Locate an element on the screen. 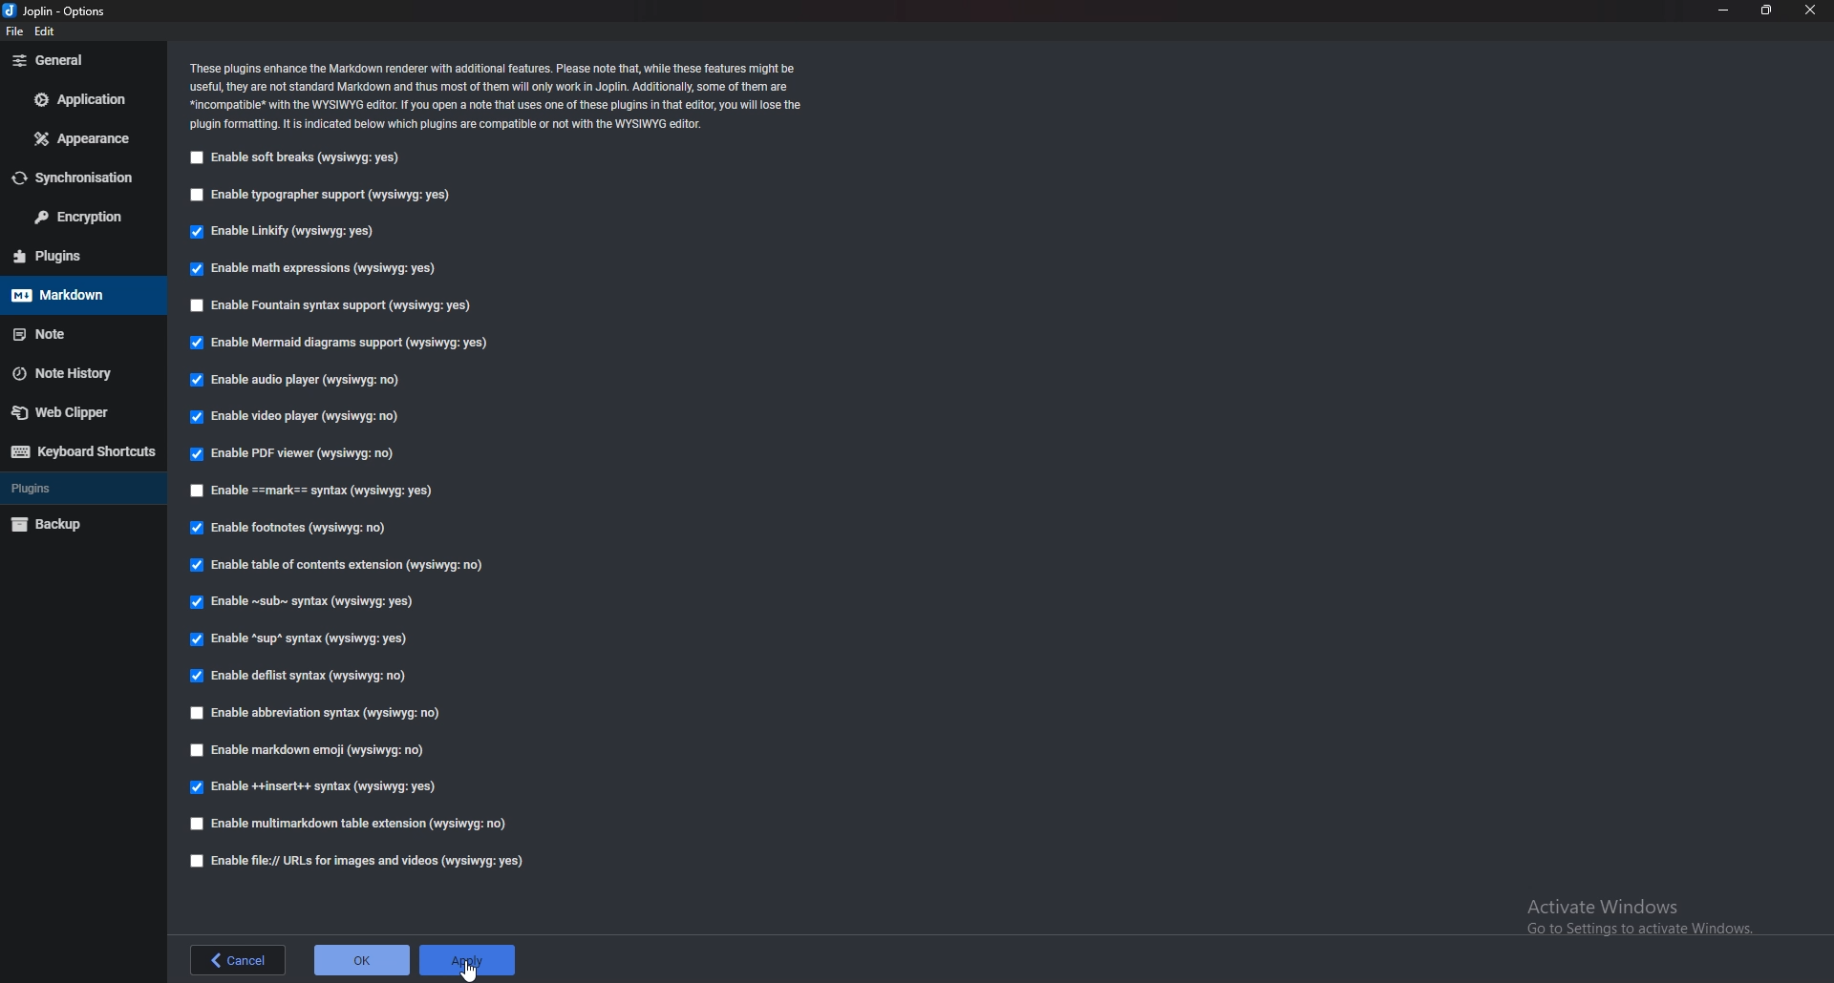 The width and height of the screenshot is (1834, 983). Enable math expressions is located at coordinates (310, 269).